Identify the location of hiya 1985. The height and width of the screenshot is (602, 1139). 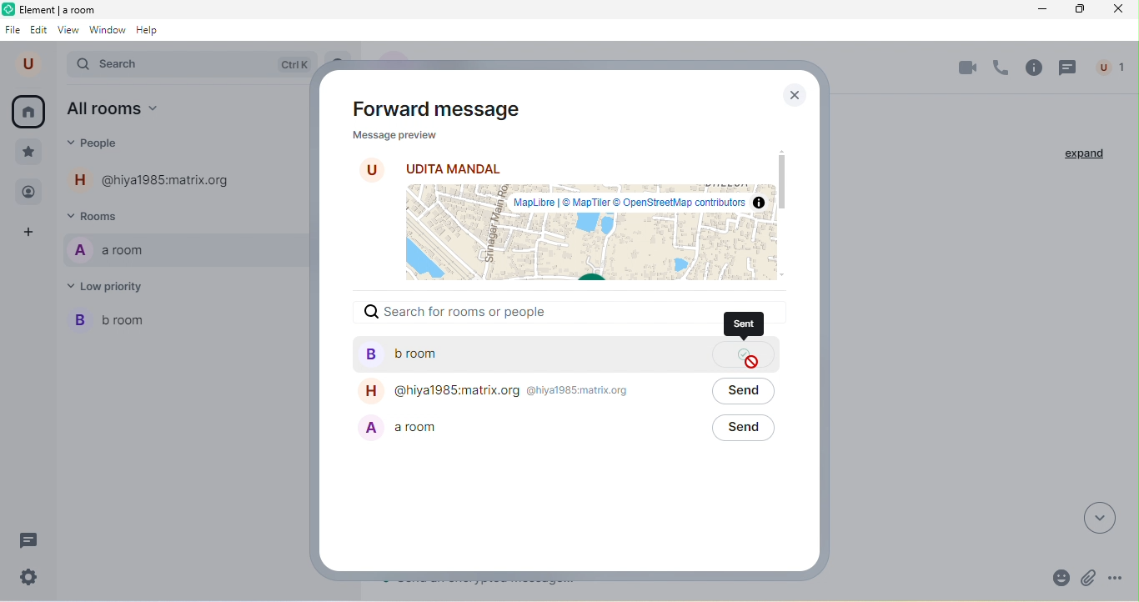
(153, 179).